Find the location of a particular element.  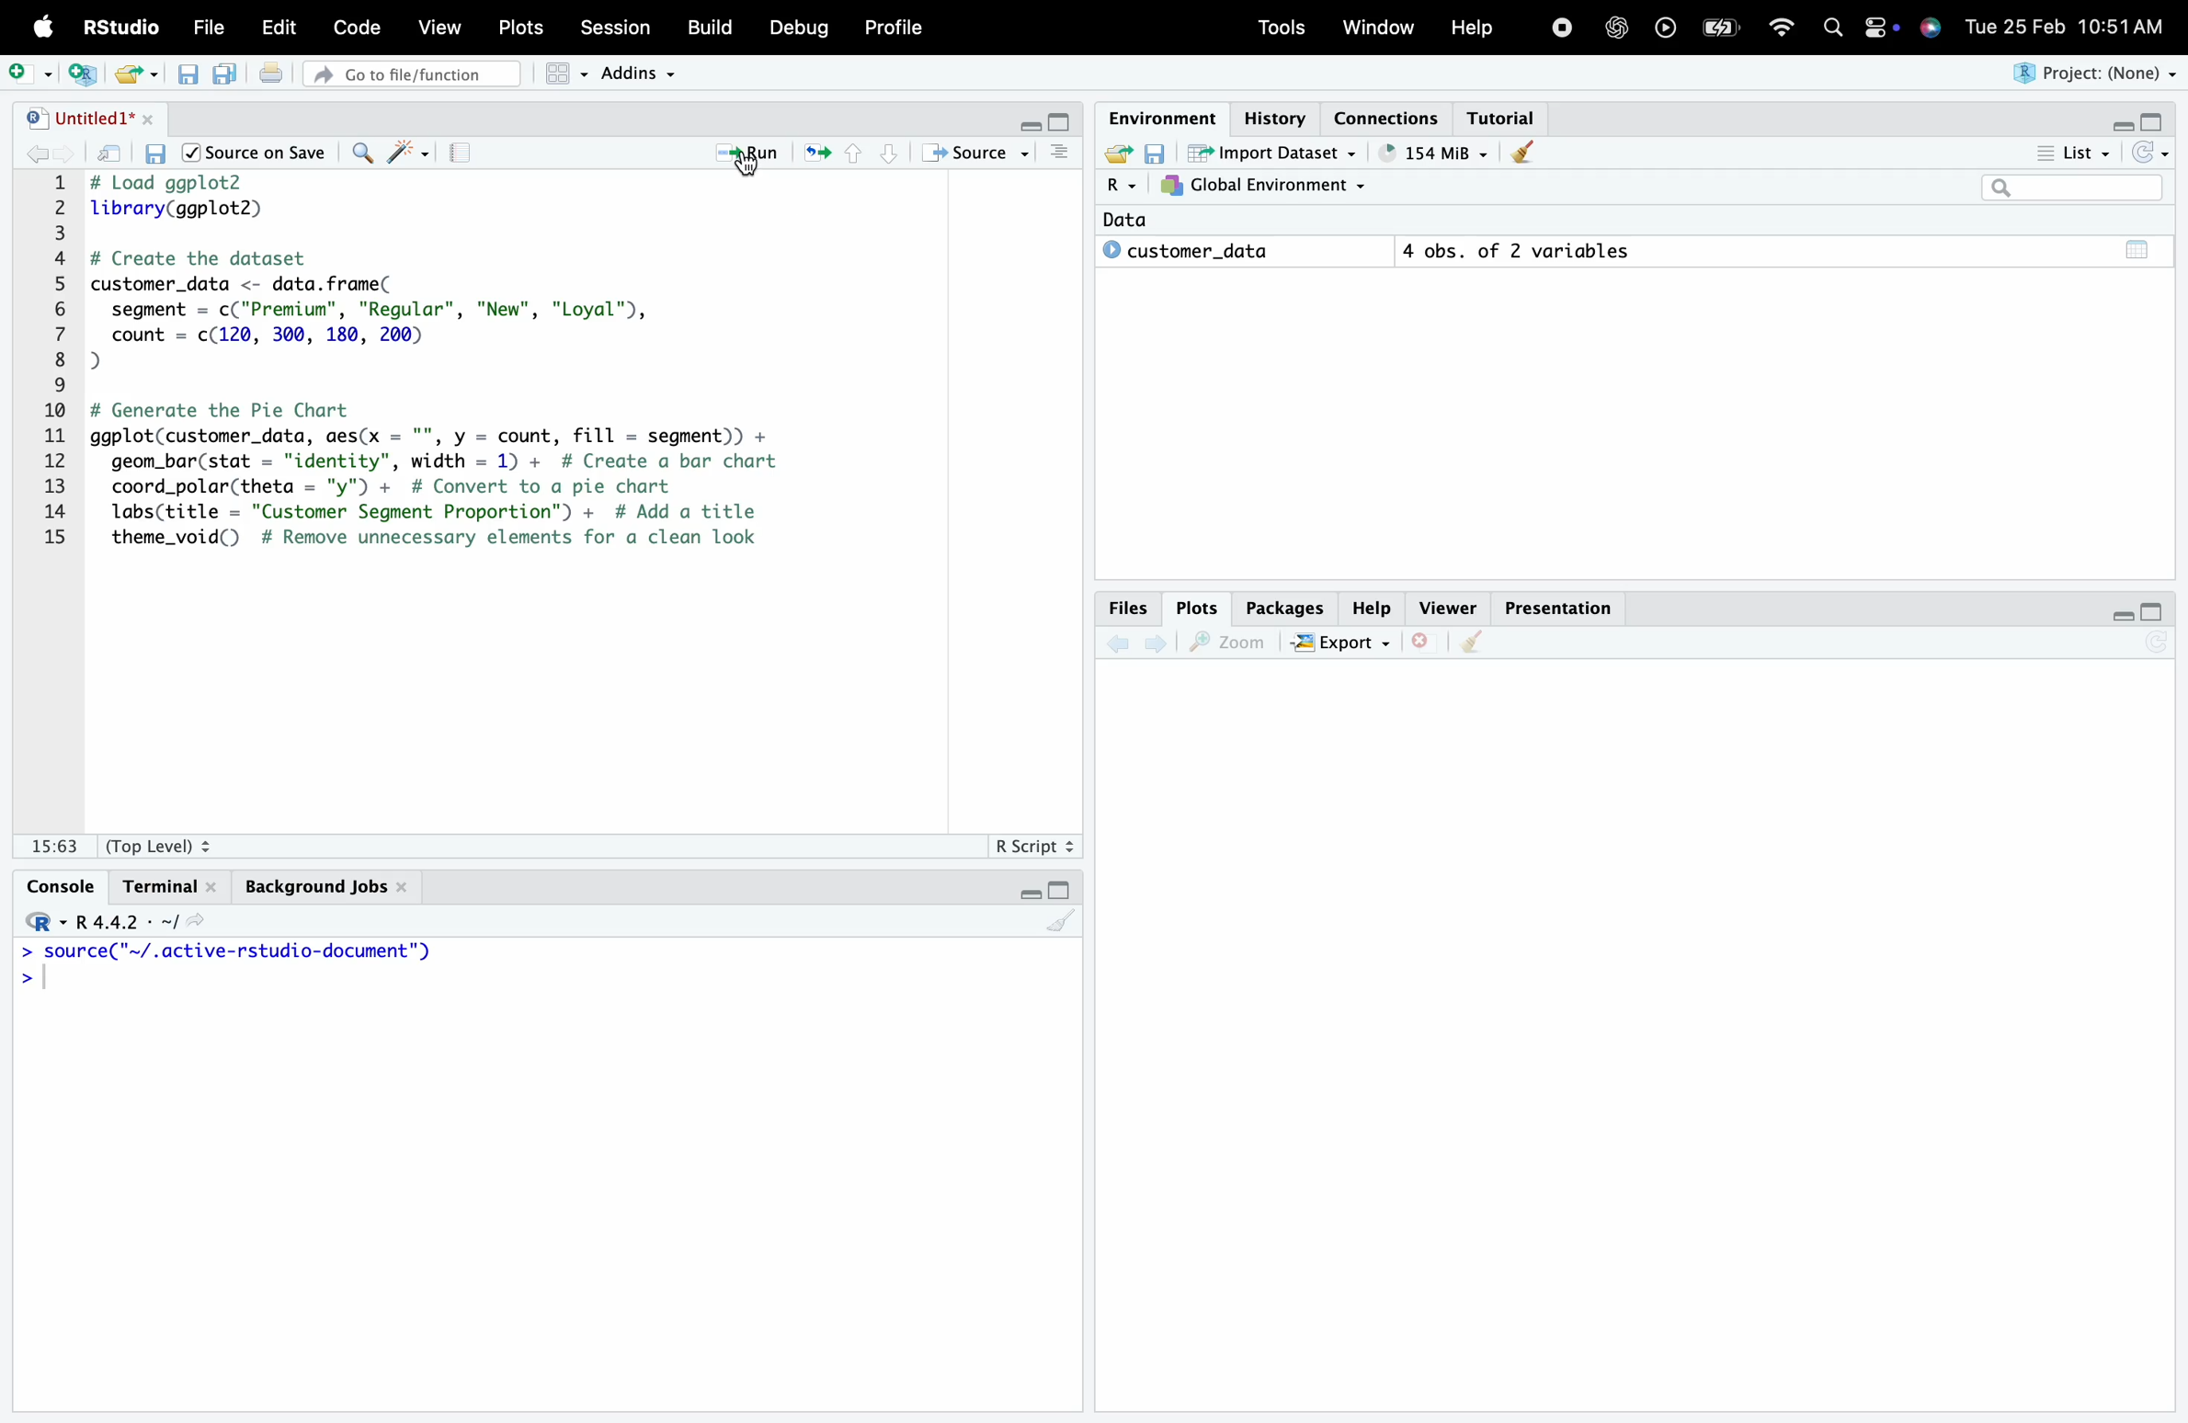

grid view is located at coordinates (559, 77).